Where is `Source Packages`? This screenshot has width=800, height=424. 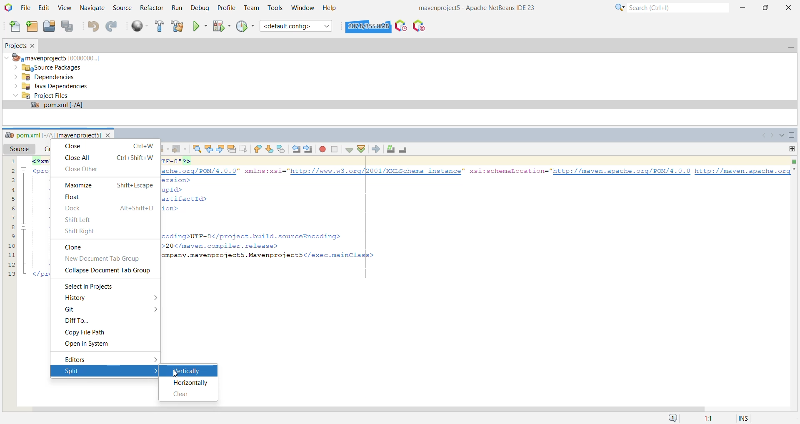
Source Packages is located at coordinates (51, 67).